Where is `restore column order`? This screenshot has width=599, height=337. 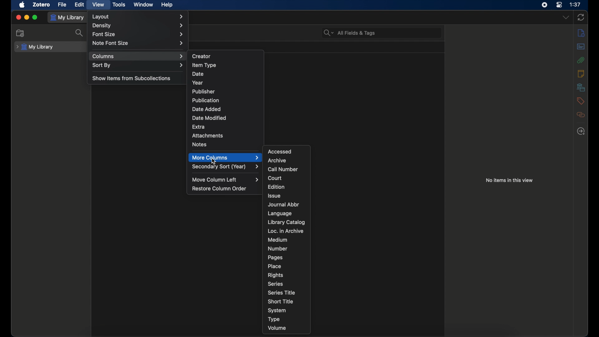
restore column order is located at coordinates (220, 188).